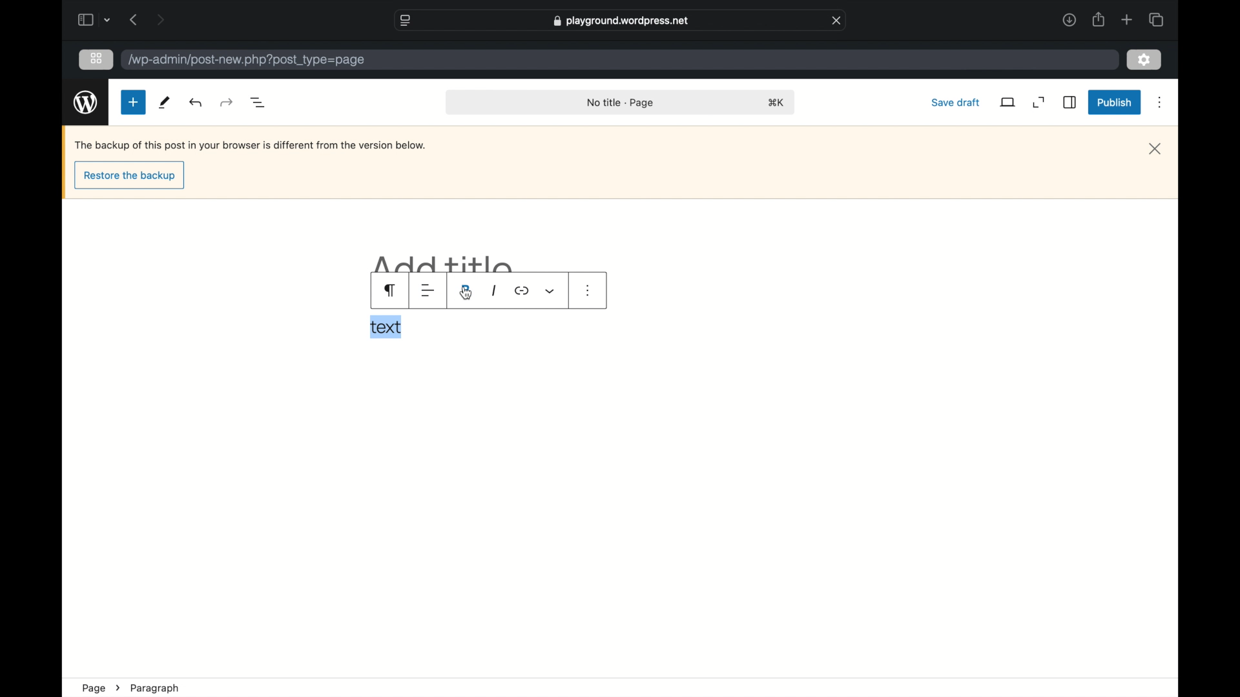  What do you see at coordinates (1039, 103) in the screenshot?
I see `expand` at bounding box center [1039, 103].